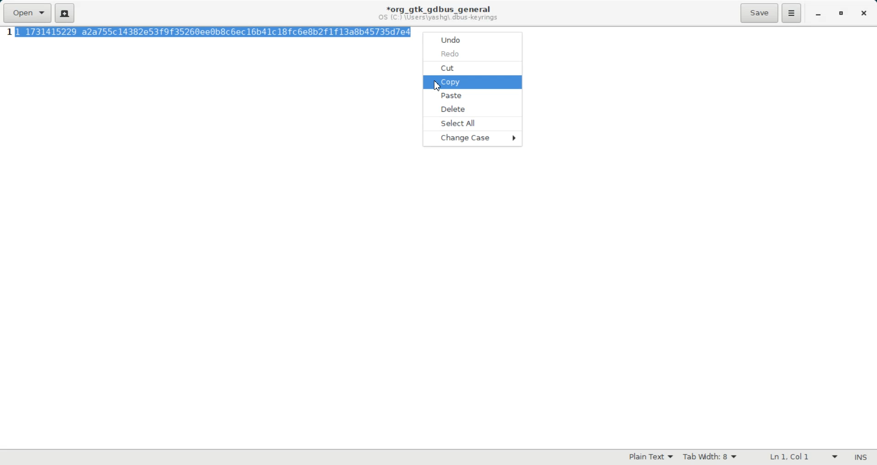  I want to click on Text Wrapping, so click(793, 457).